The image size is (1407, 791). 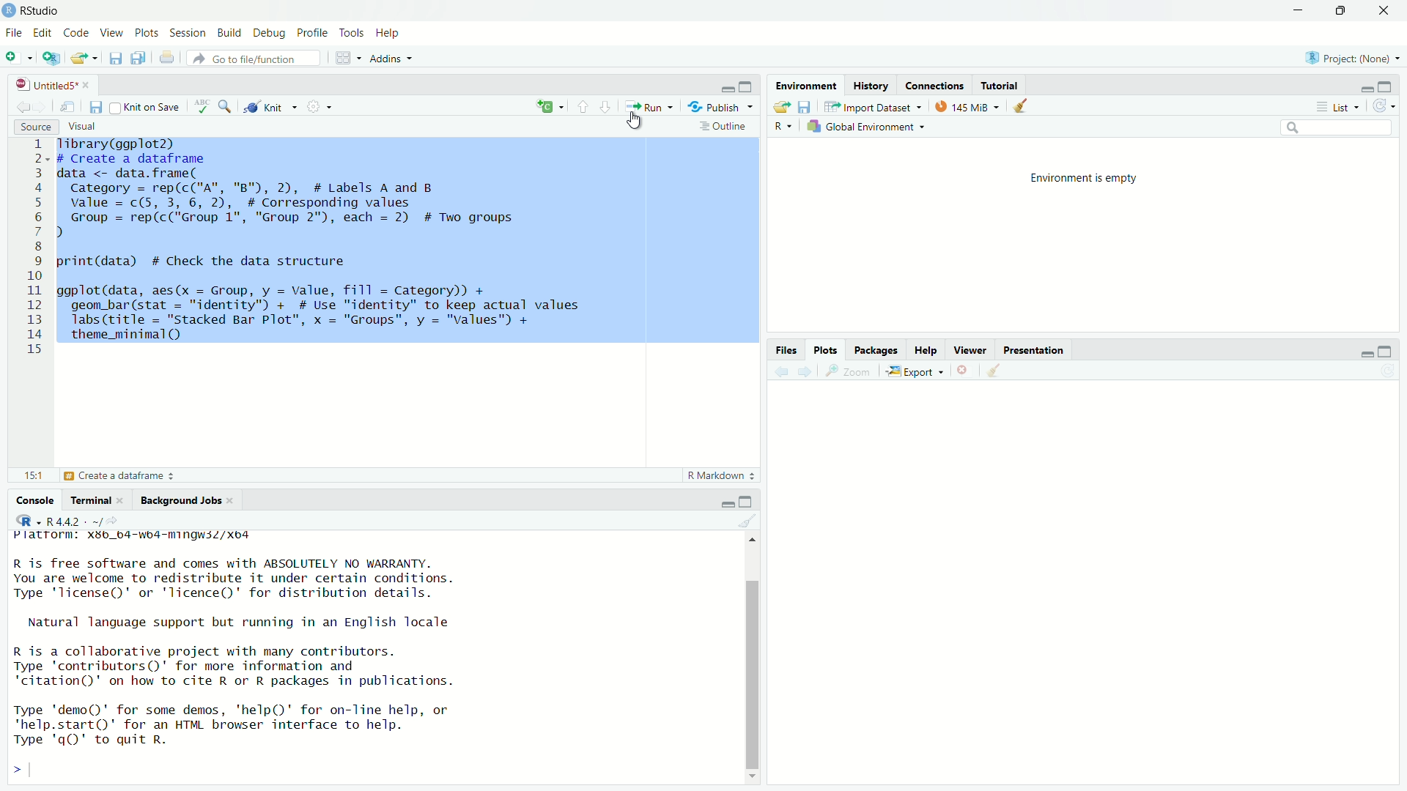 What do you see at coordinates (803, 370) in the screenshot?
I see `Go forward to the next source location (Ctrl + F10)` at bounding box center [803, 370].